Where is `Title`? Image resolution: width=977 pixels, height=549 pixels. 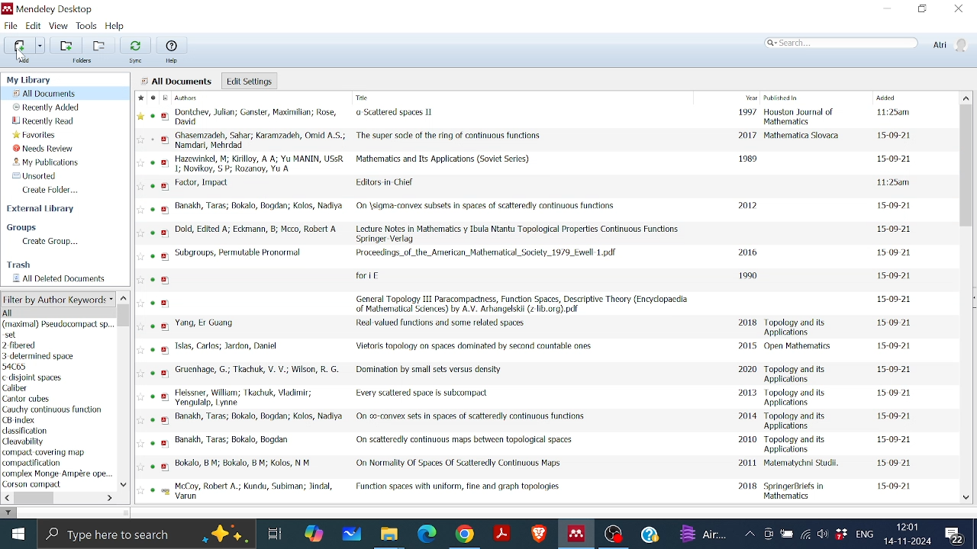
Title is located at coordinates (471, 415).